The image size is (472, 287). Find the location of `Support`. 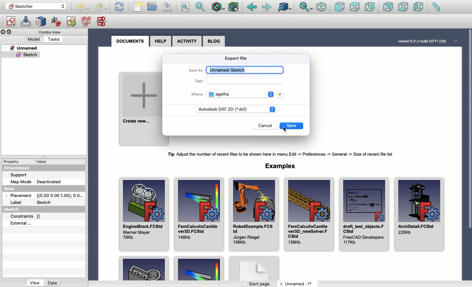

Support is located at coordinates (20, 175).